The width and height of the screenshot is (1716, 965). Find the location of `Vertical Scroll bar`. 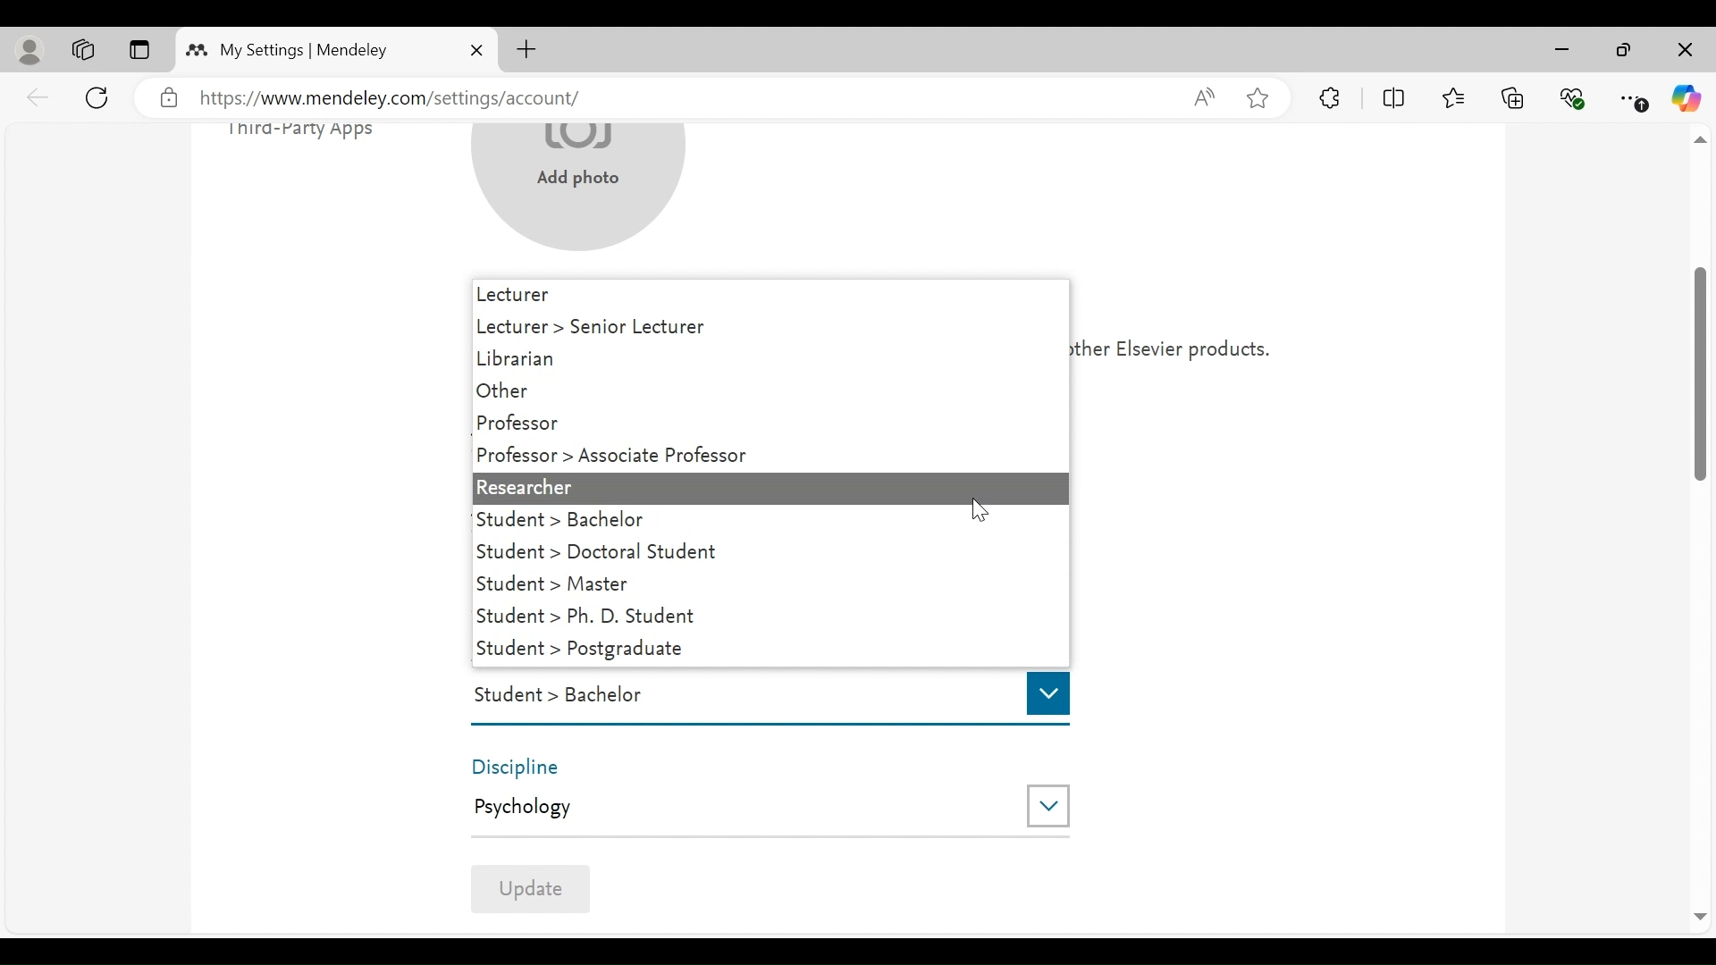

Vertical Scroll bar is located at coordinates (1701, 373).